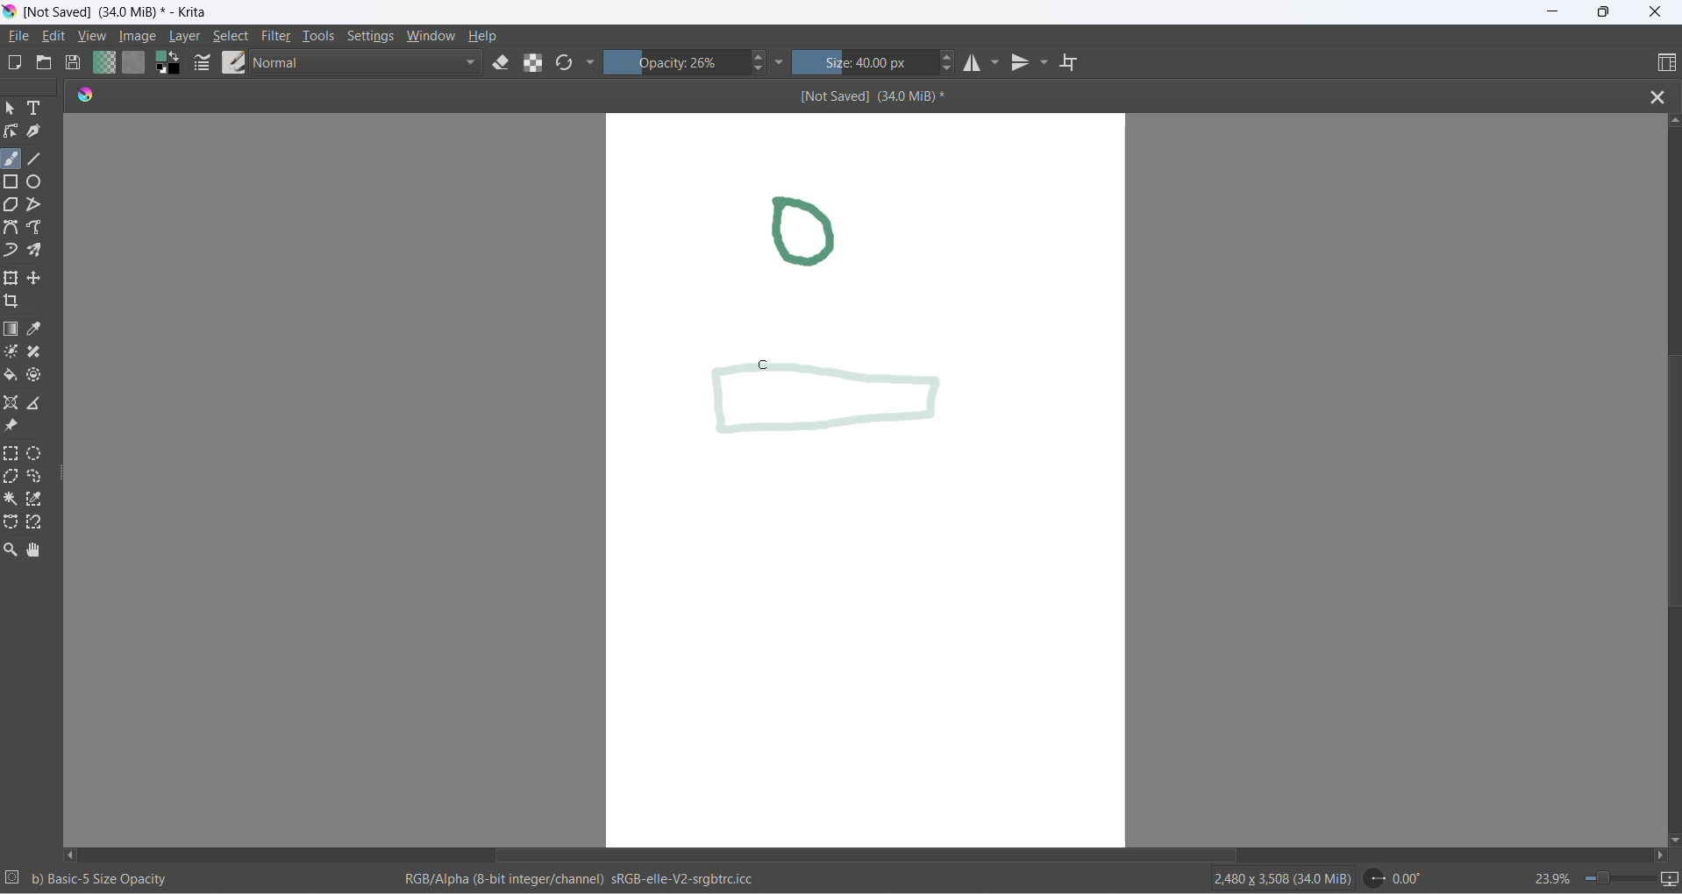 The width and height of the screenshot is (1682, 894). Describe the element at coordinates (13, 878) in the screenshot. I see `selection setting` at that location.